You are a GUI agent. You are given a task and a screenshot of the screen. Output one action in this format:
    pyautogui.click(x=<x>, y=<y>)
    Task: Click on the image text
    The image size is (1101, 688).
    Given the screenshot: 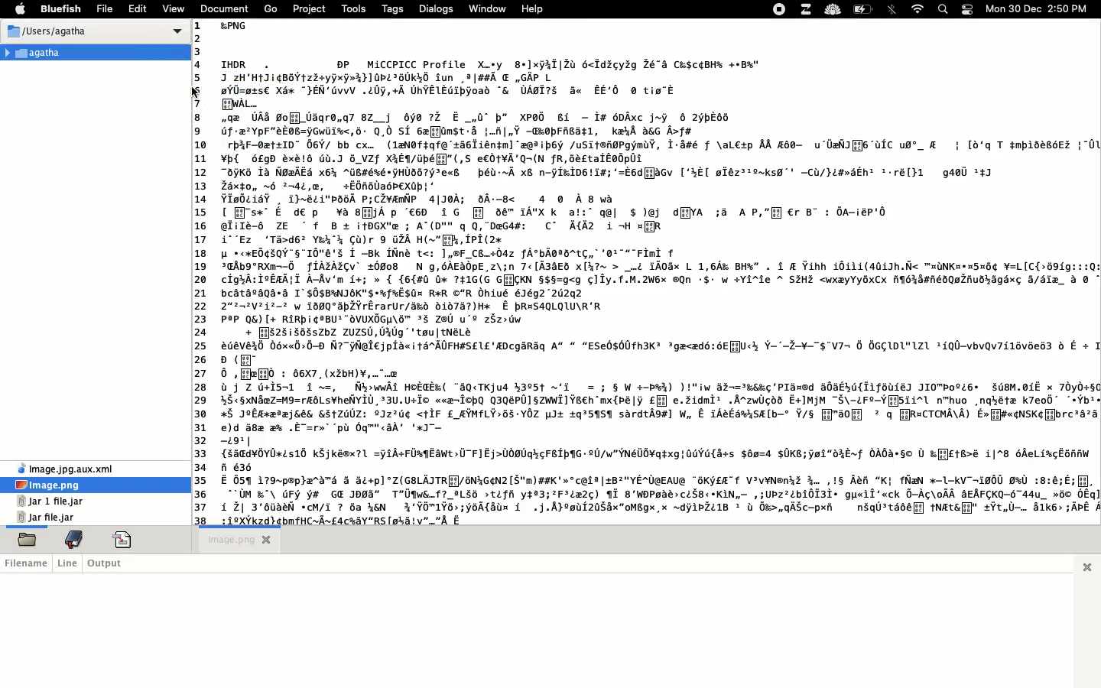 What is the action you would take?
    pyautogui.click(x=656, y=272)
    